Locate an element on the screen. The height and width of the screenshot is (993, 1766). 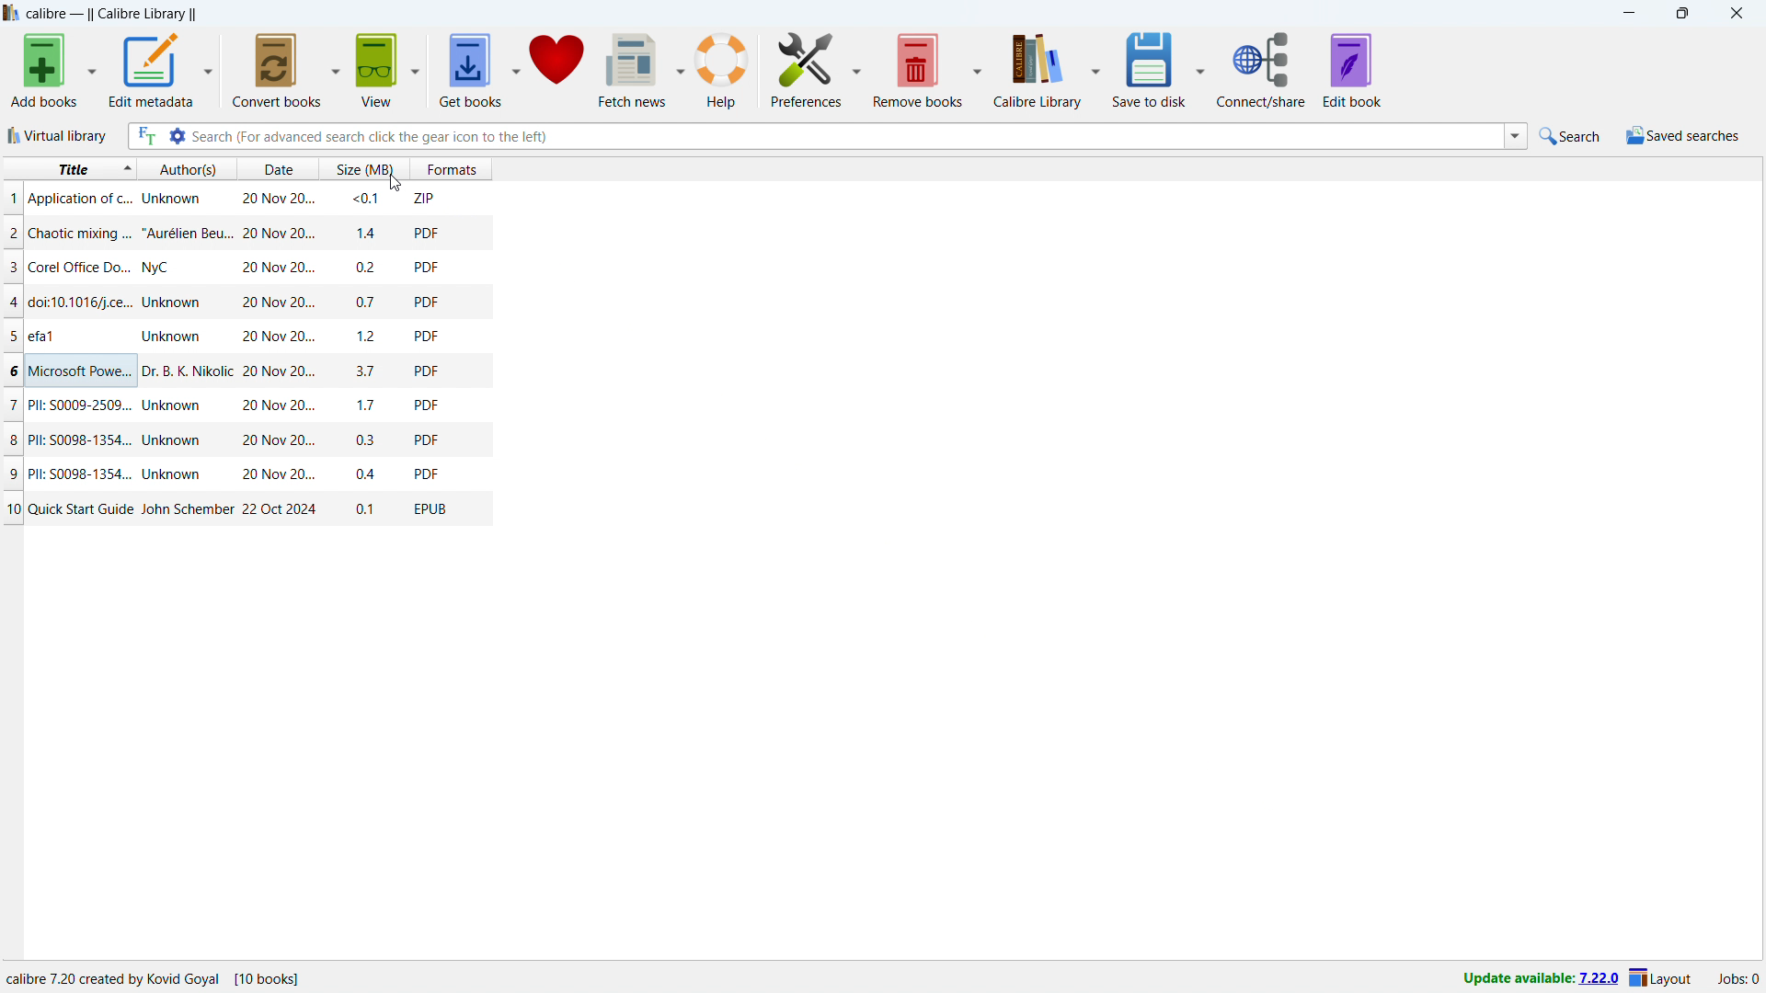
PDF is located at coordinates (427, 472).